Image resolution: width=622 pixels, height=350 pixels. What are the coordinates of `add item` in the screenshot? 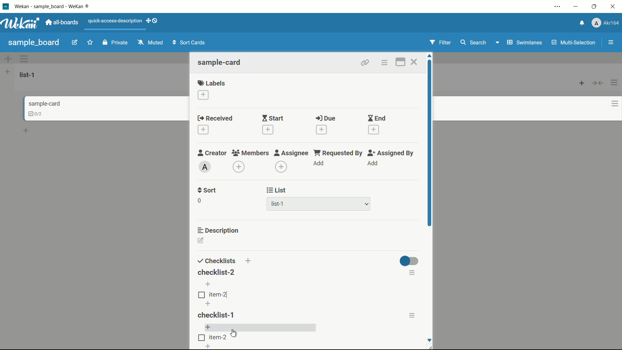 It's located at (209, 304).